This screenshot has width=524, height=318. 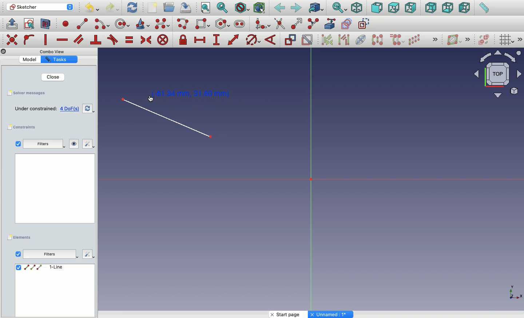 What do you see at coordinates (59, 60) in the screenshot?
I see `Property ` at bounding box center [59, 60].